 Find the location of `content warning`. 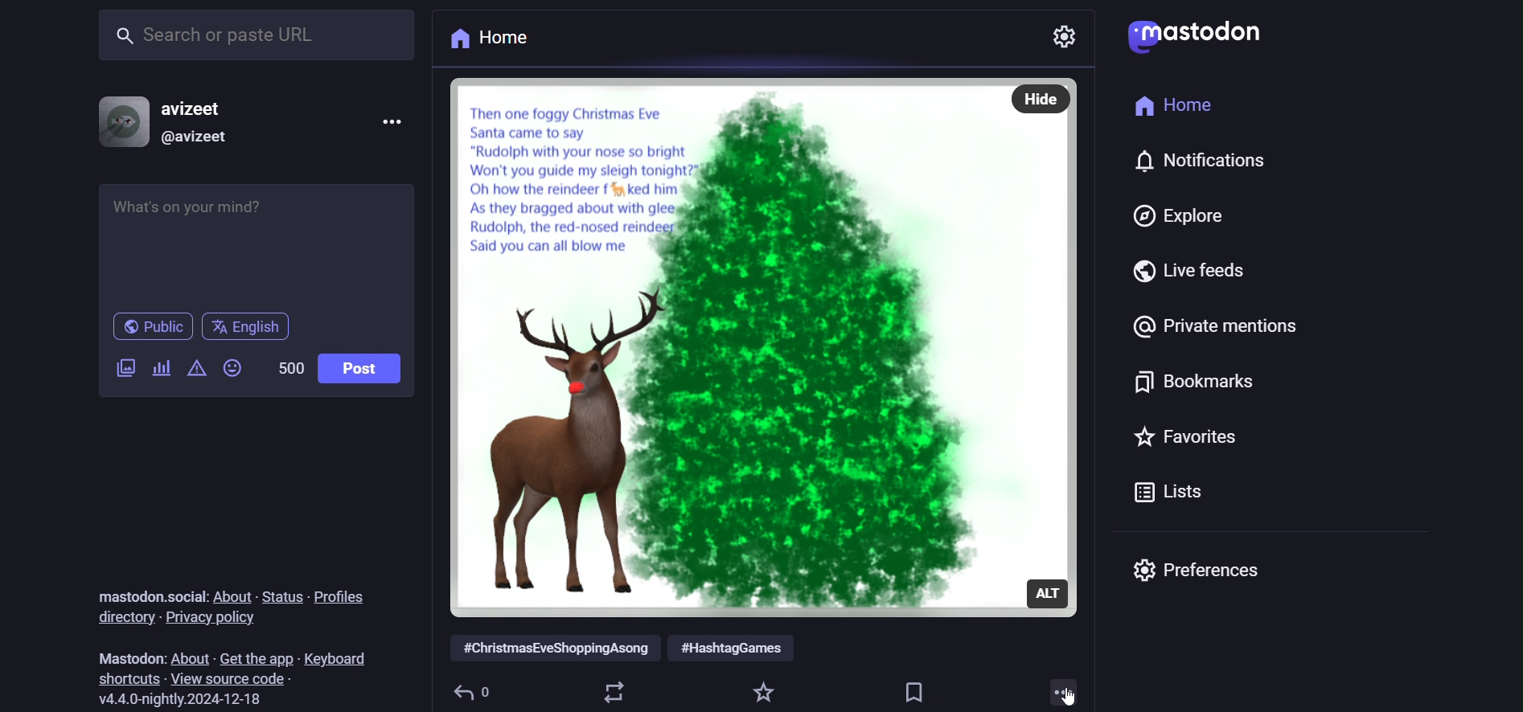

content warning is located at coordinates (193, 368).